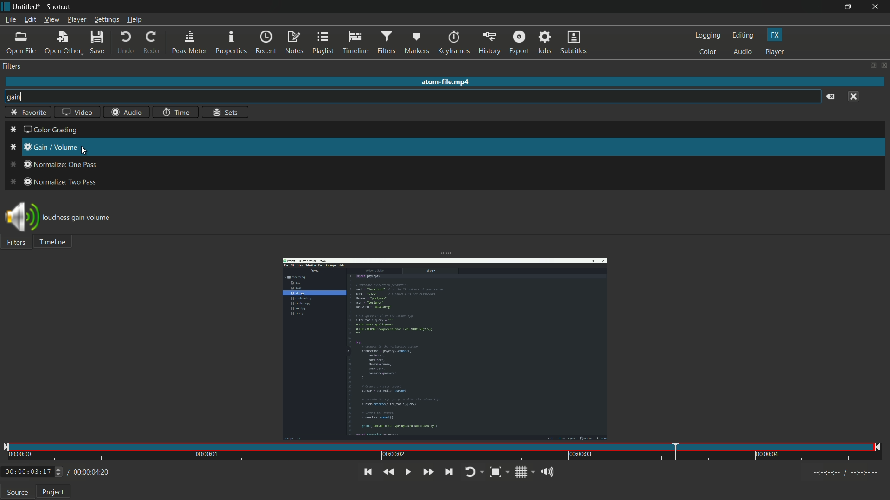 The width and height of the screenshot is (890, 500). What do you see at coordinates (877, 7) in the screenshot?
I see `close app` at bounding box center [877, 7].